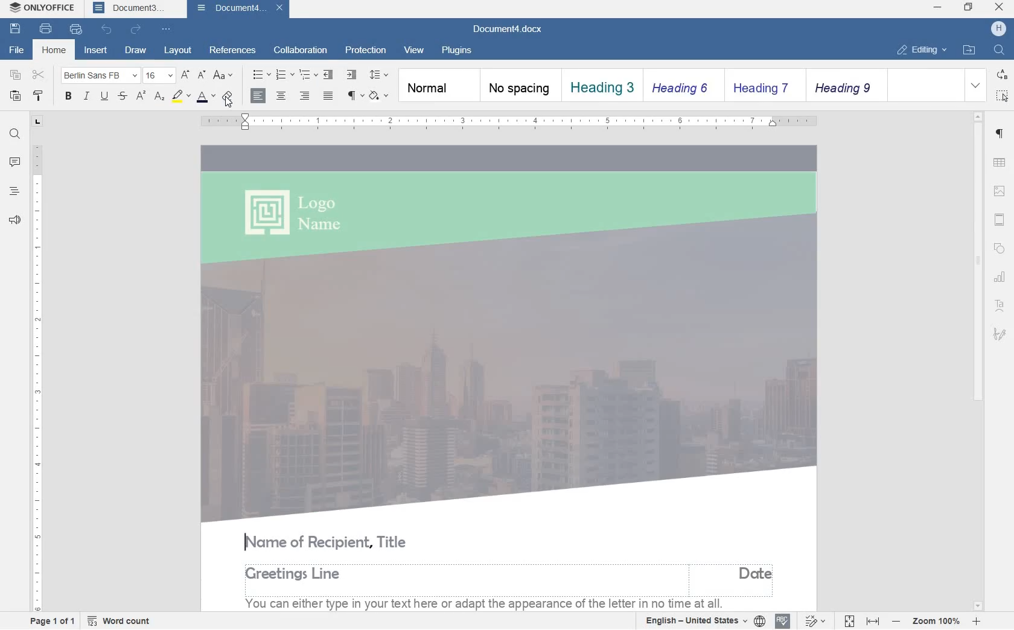 The height and width of the screenshot is (630, 1014). Describe the element at coordinates (514, 122) in the screenshot. I see `ruler` at that location.